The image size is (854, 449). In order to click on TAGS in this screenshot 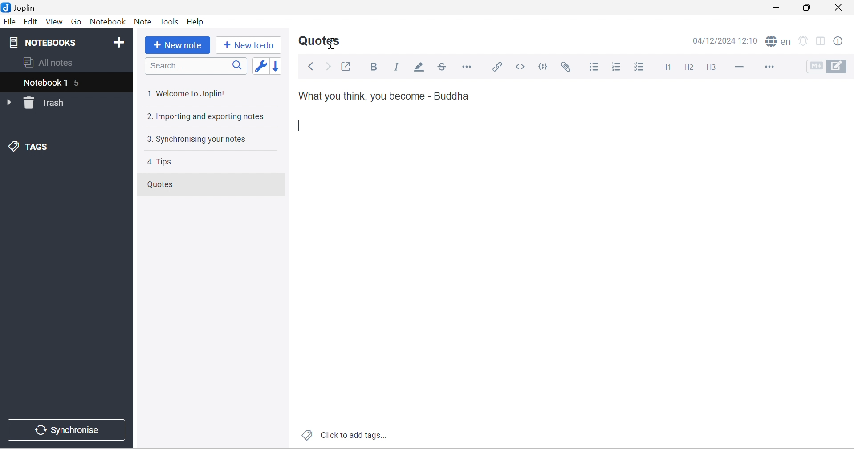, I will do `click(30, 146)`.